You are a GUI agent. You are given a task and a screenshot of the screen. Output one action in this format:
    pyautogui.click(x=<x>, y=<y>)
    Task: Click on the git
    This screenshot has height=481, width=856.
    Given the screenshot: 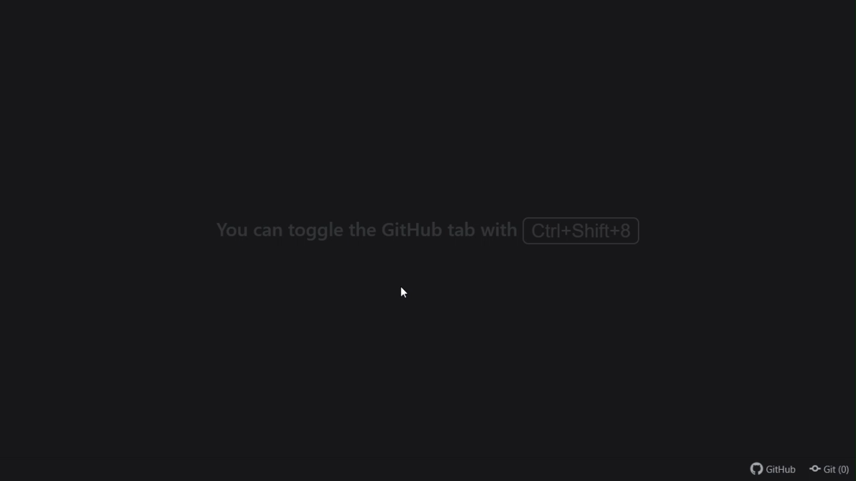 What is the action you would take?
    pyautogui.click(x=831, y=470)
    